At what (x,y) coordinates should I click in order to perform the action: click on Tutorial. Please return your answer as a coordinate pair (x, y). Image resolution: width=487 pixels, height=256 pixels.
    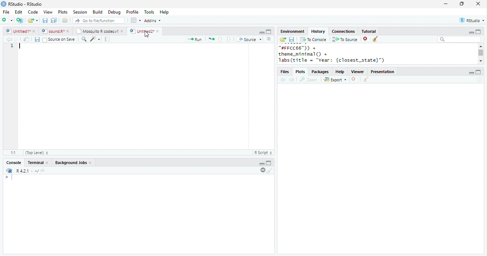
    Looking at the image, I should click on (368, 31).